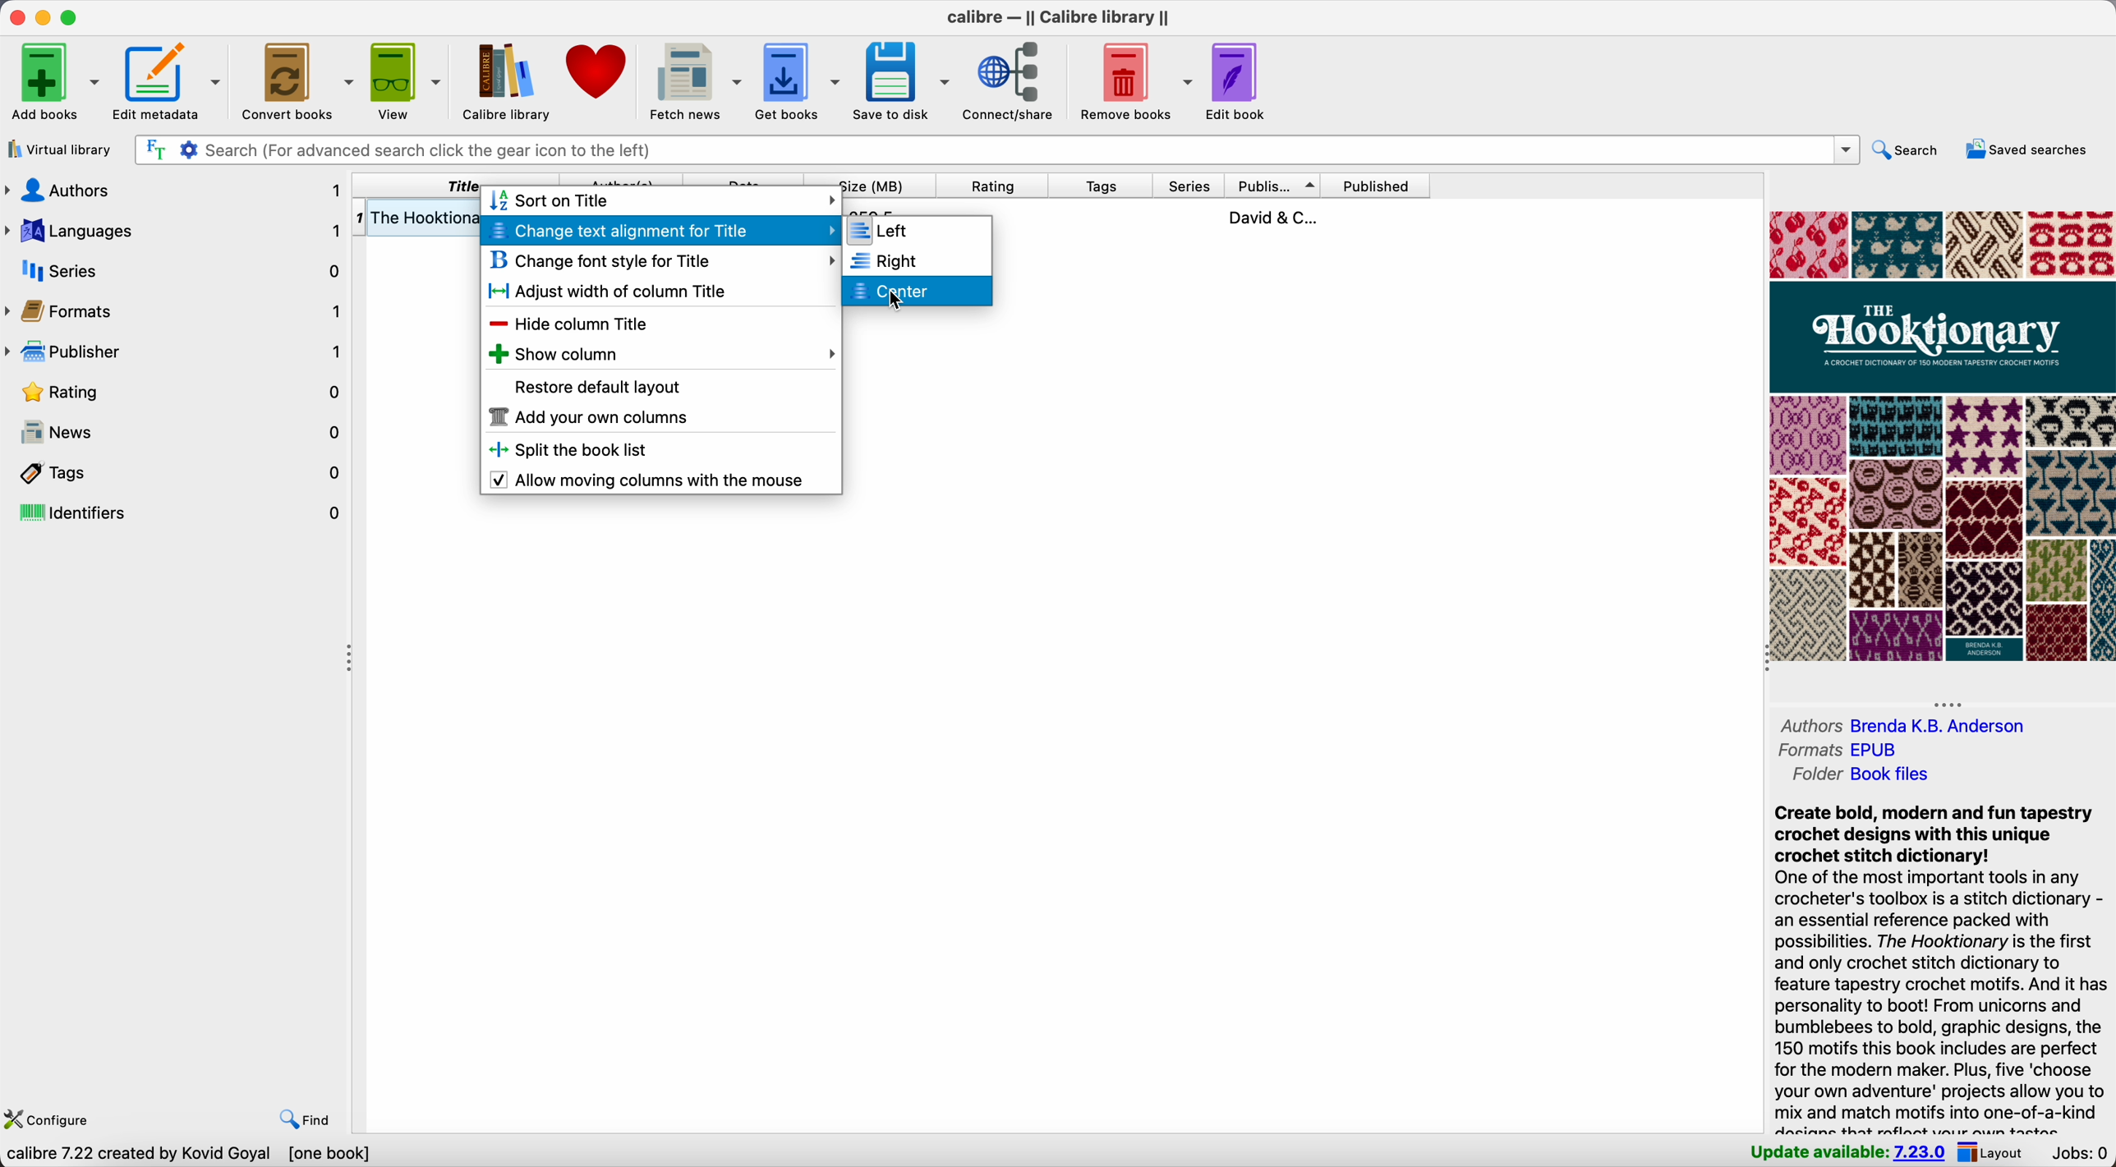  Describe the element at coordinates (917, 291) in the screenshot. I see `click on center` at that location.